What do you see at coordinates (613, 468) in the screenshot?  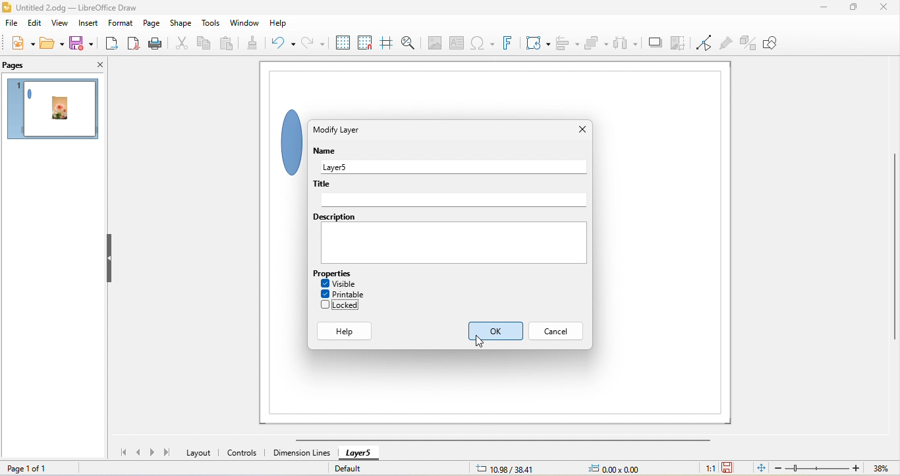 I see `0.00x0.00` at bounding box center [613, 468].